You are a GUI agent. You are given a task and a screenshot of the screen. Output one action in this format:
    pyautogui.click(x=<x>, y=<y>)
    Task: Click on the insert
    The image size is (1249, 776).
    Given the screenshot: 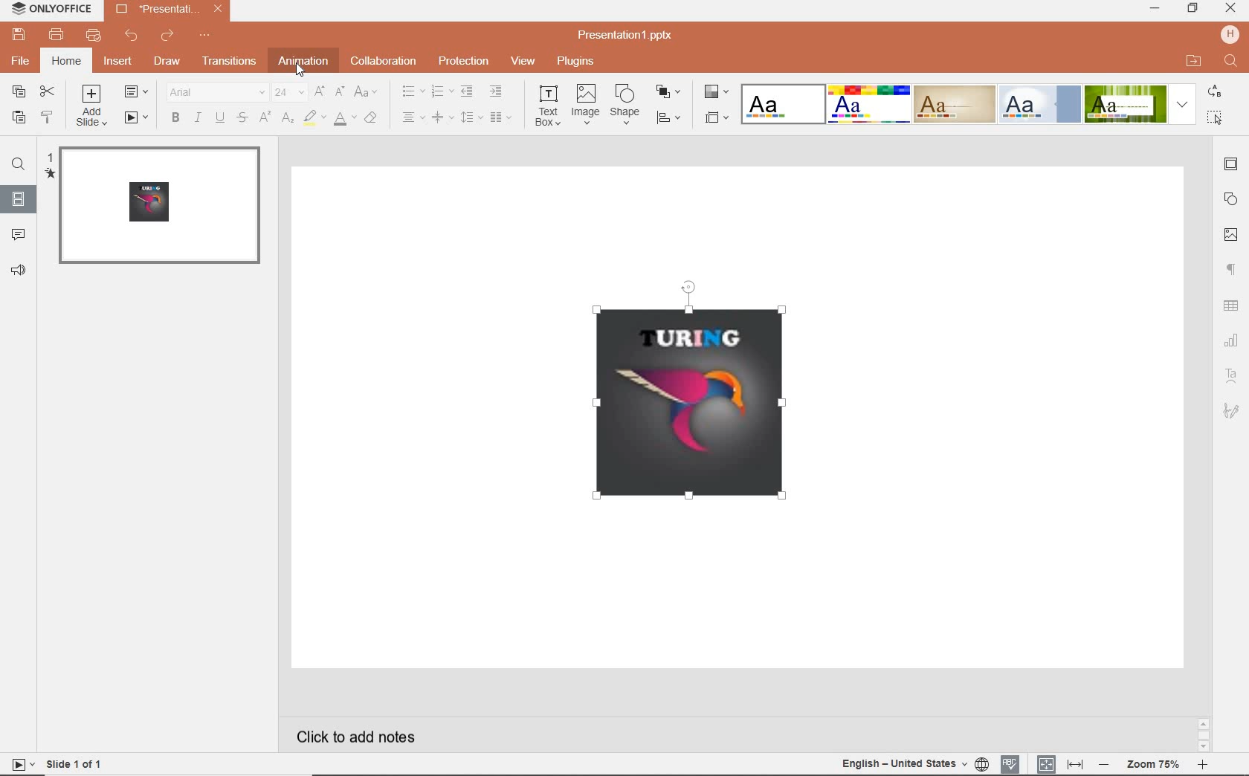 What is the action you would take?
    pyautogui.click(x=117, y=61)
    